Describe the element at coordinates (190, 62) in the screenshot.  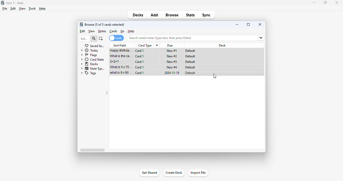
I see `default` at that location.